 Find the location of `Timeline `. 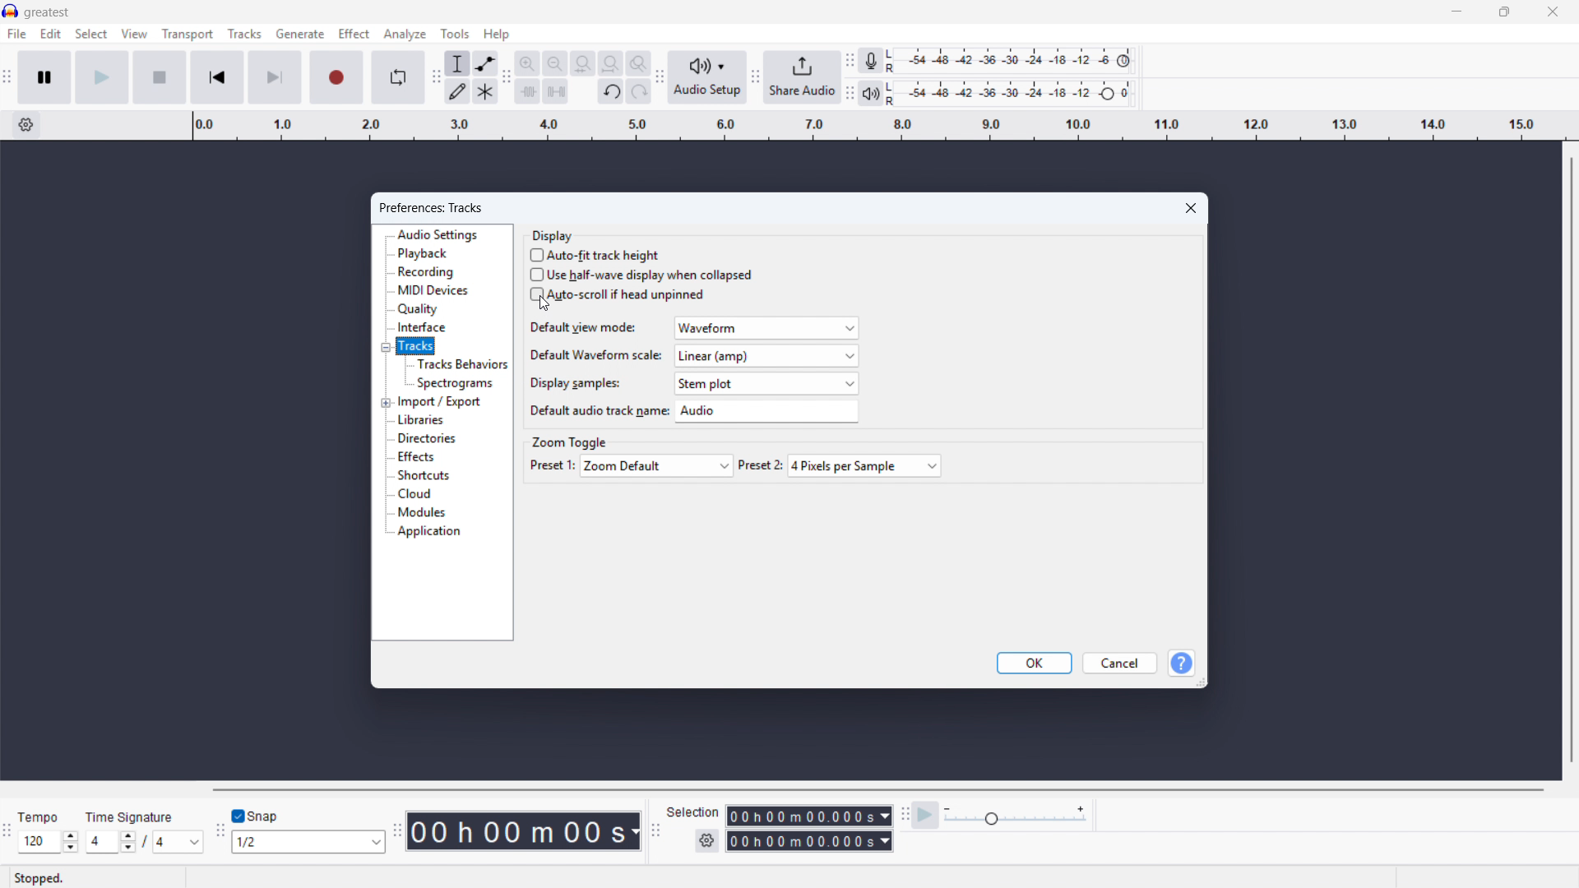

Timeline  is located at coordinates (878, 125).